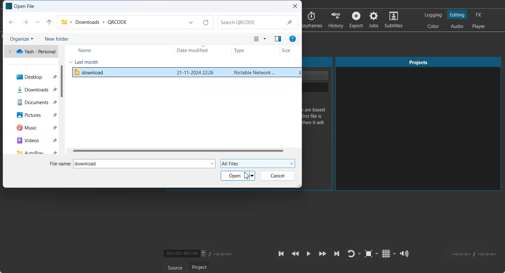 This screenshot has height=273, width=505. Describe the element at coordinates (265, 39) in the screenshot. I see `More option` at that location.